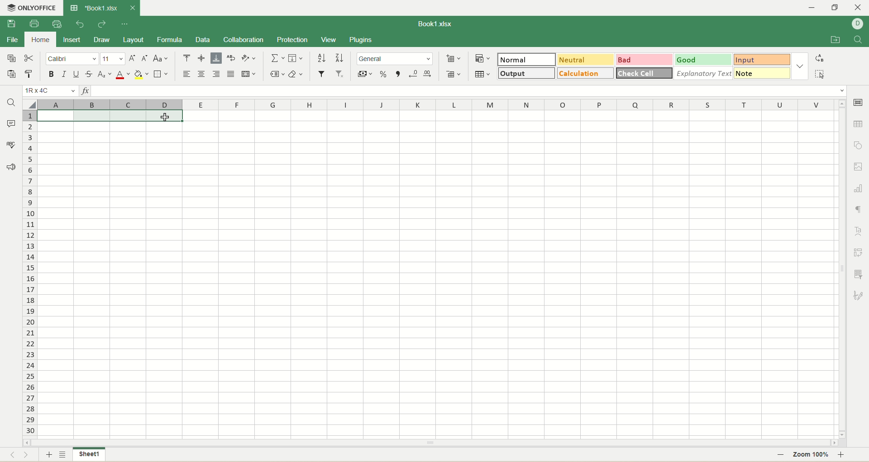  I want to click on increase decimal, so click(427, 73).